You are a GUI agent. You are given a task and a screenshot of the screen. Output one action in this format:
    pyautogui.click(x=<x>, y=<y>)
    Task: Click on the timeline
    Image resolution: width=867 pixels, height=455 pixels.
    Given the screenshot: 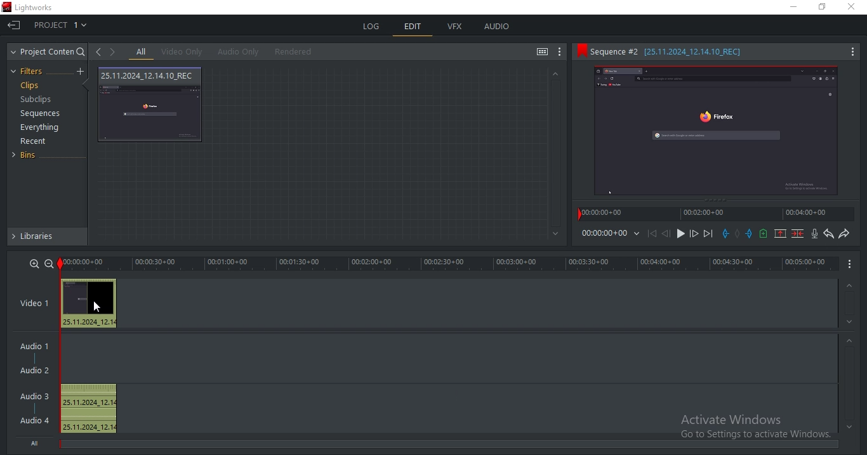 What is the action you would take?
    pyautogui.click(x=717, y=216)
    